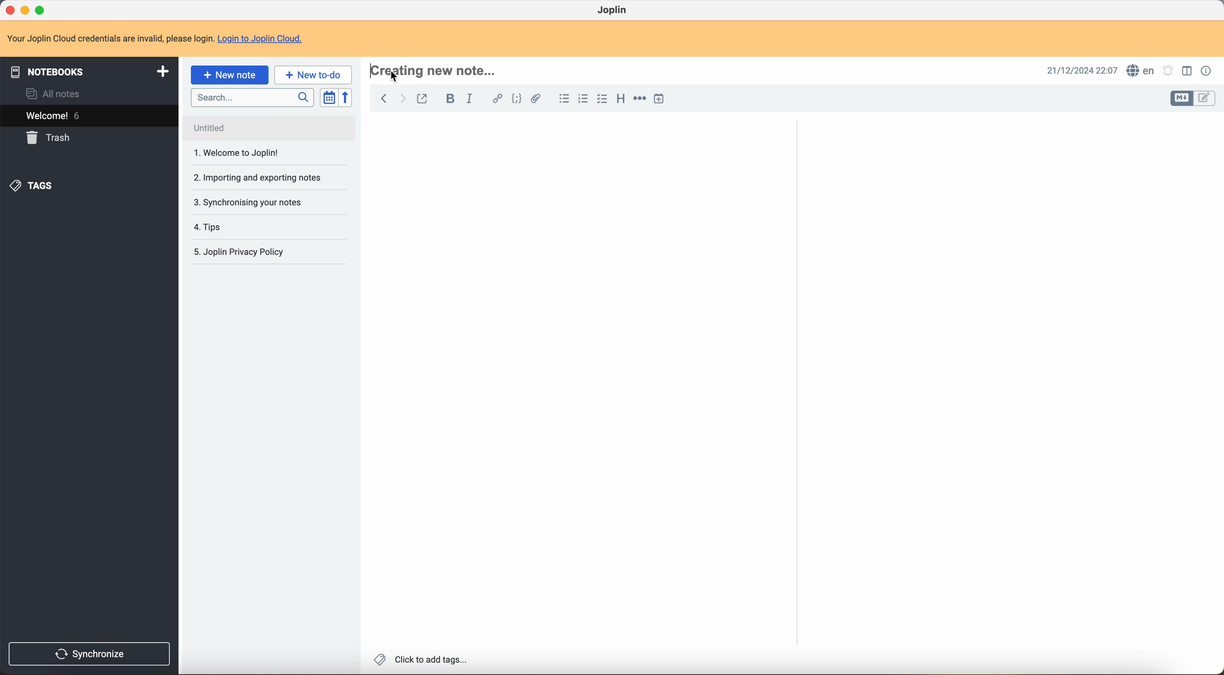 This screenshot has height=675, width=1224. Describe the element at coordinates (257, 152) in the screenshot. I see `importing and exporting notes` at that location.